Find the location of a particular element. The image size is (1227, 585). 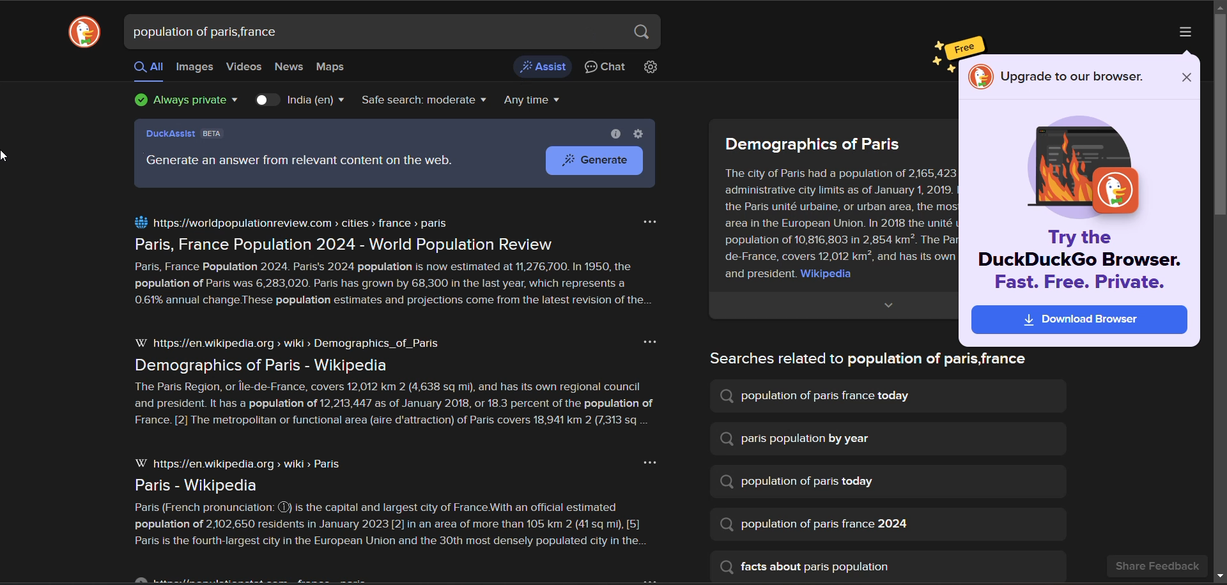

Generate is located at coordinates (587, 160).